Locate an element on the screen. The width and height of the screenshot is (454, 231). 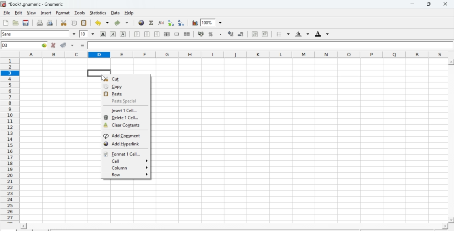
Font Size is located at coordinates (87, 34).